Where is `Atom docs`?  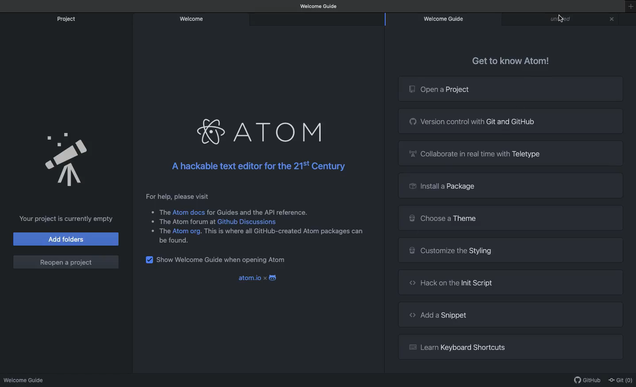
Atom docs is located at coordinates (189, 212).